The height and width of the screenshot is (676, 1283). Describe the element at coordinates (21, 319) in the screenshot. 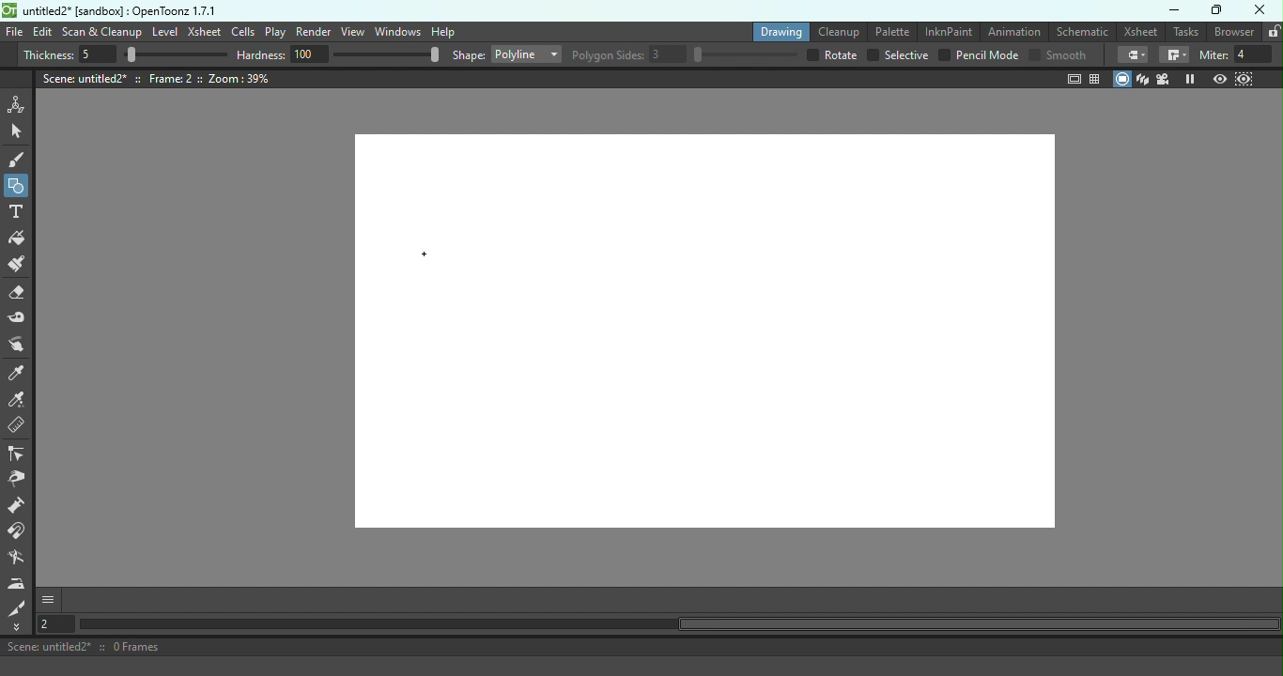

I see `Tape tool` at that location.